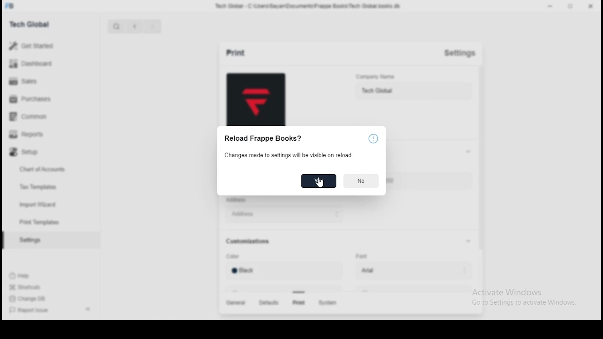 The image size is (603, 339). I want to click on Font, so click(362, 256).